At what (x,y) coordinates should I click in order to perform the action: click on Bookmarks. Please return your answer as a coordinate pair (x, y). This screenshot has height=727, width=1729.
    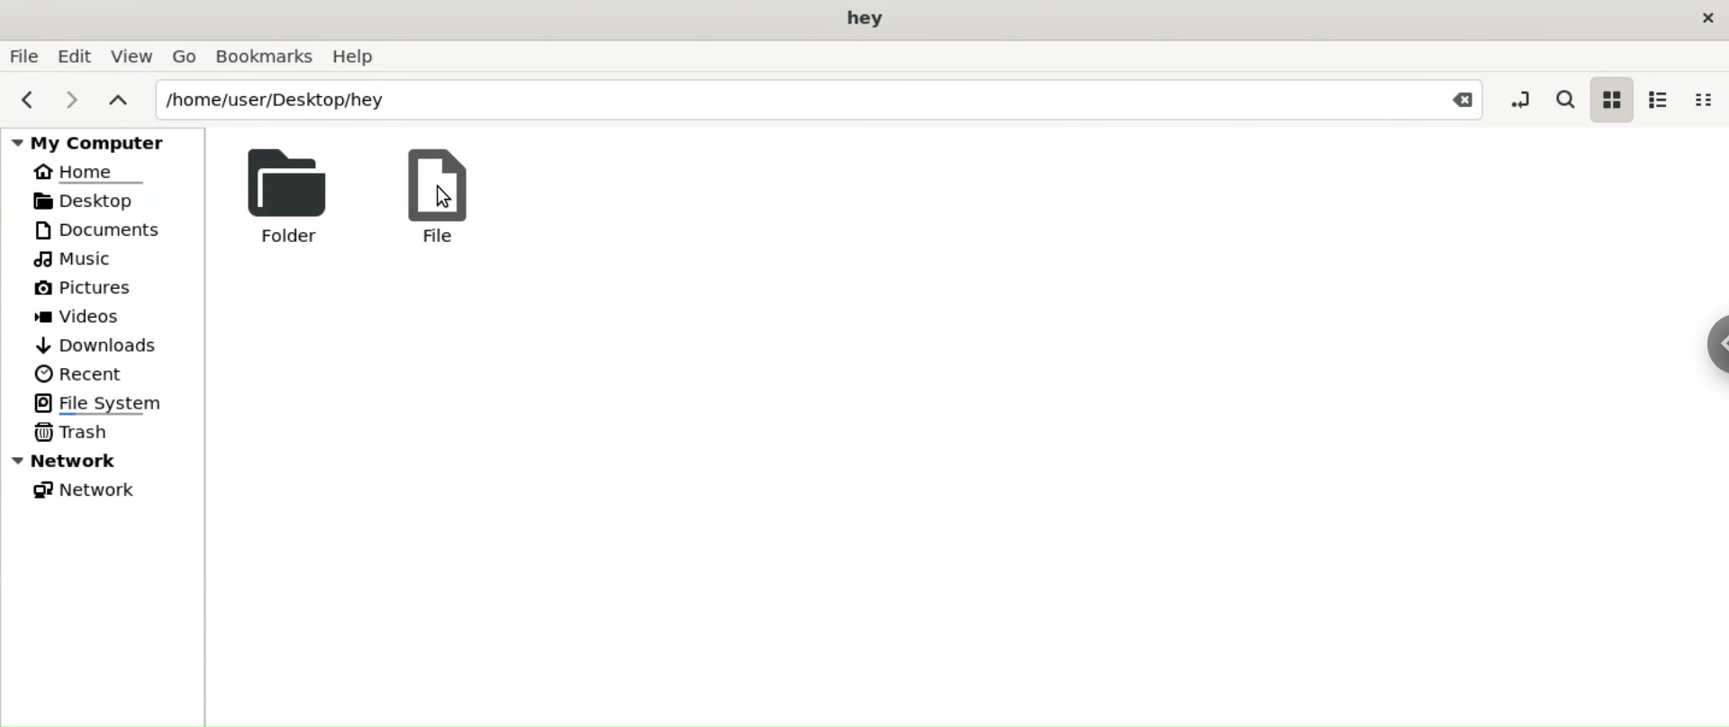
    Looking at the image, I should click on (267, 58).